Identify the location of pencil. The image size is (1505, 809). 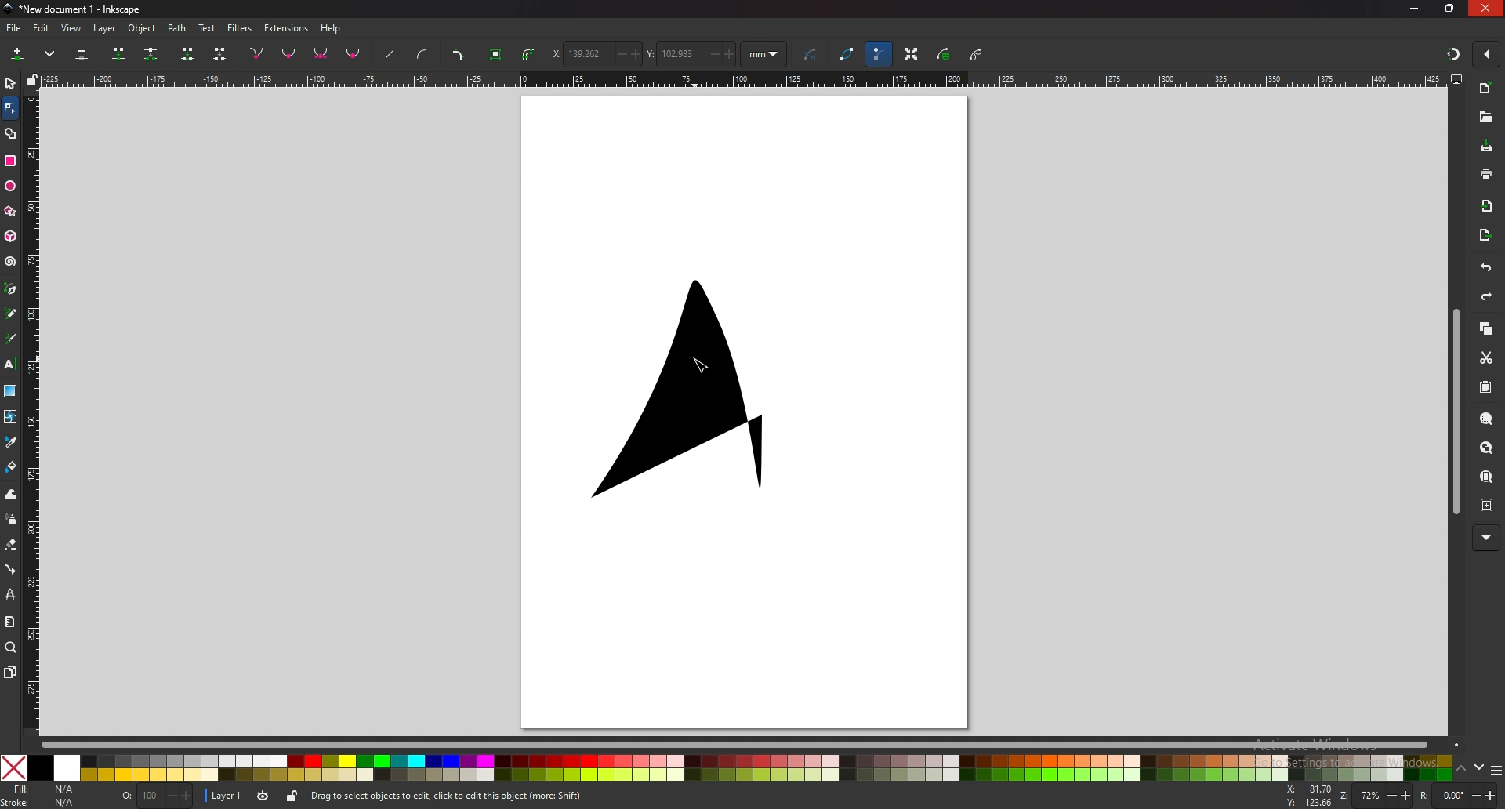
(13, 314).